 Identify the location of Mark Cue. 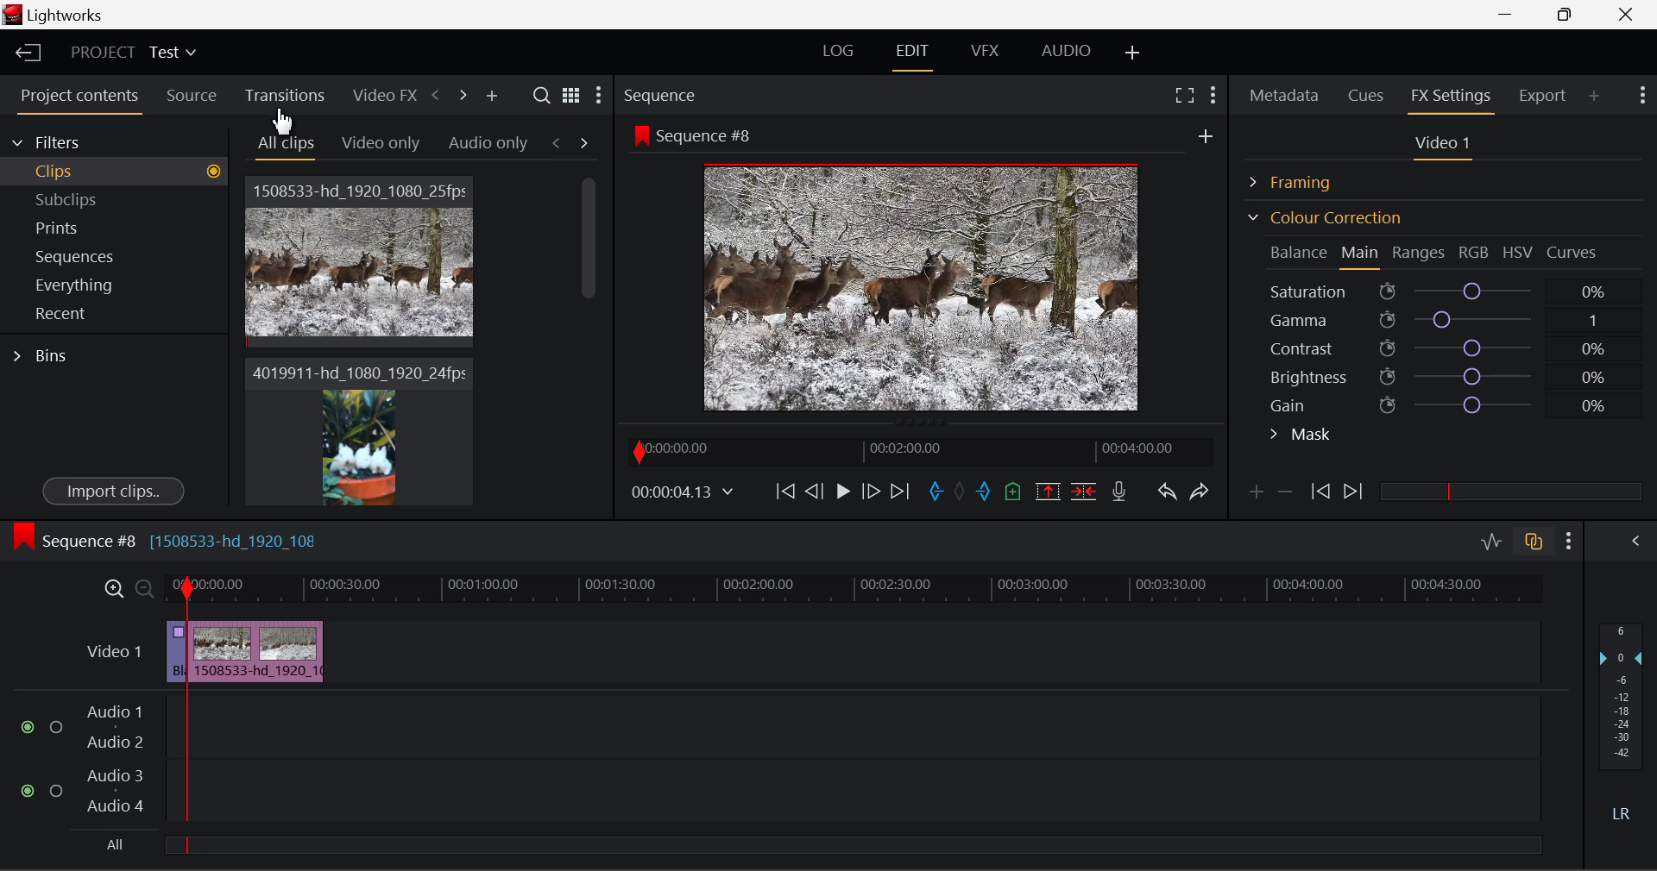
(1011, 492).